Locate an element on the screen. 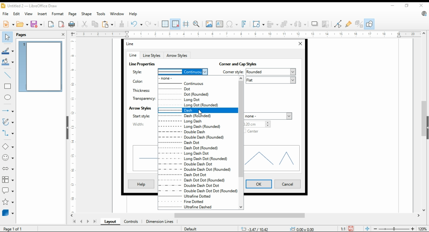  horizontal scale is located at coordinates (248, 34).